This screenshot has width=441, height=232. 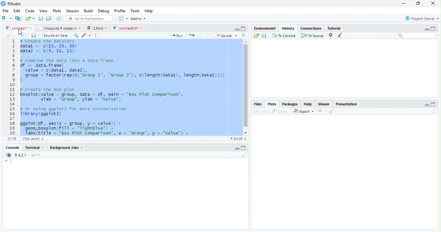 What do you see at coordinates (33, 18) in the screenshot?
I see `Open recent files` at bounding box center [33, 18].